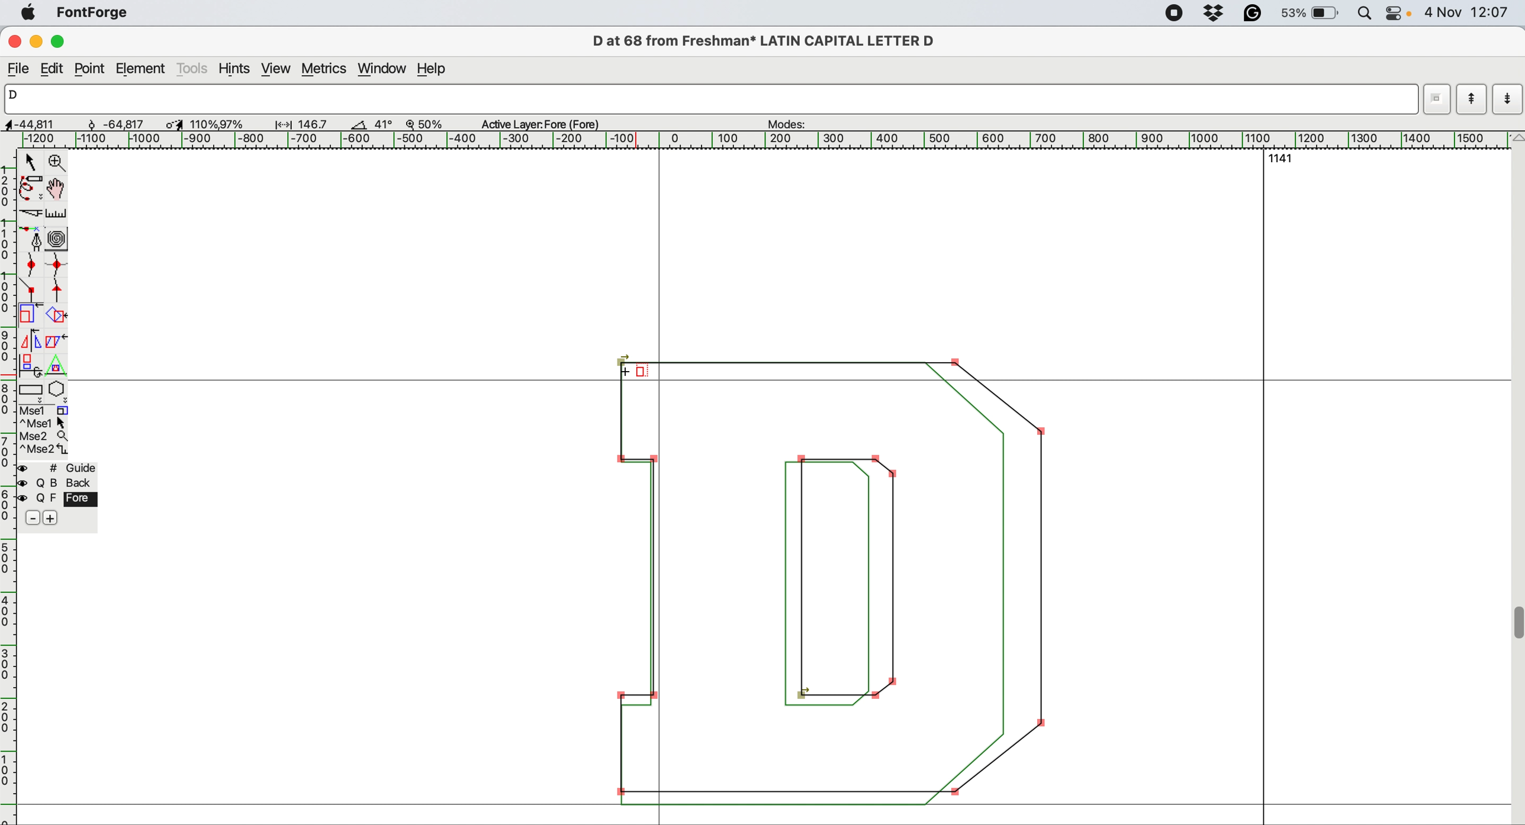 This screenshot has width=1525, height=825. I want to click on rotate selection in 3d, so click(28, 365).